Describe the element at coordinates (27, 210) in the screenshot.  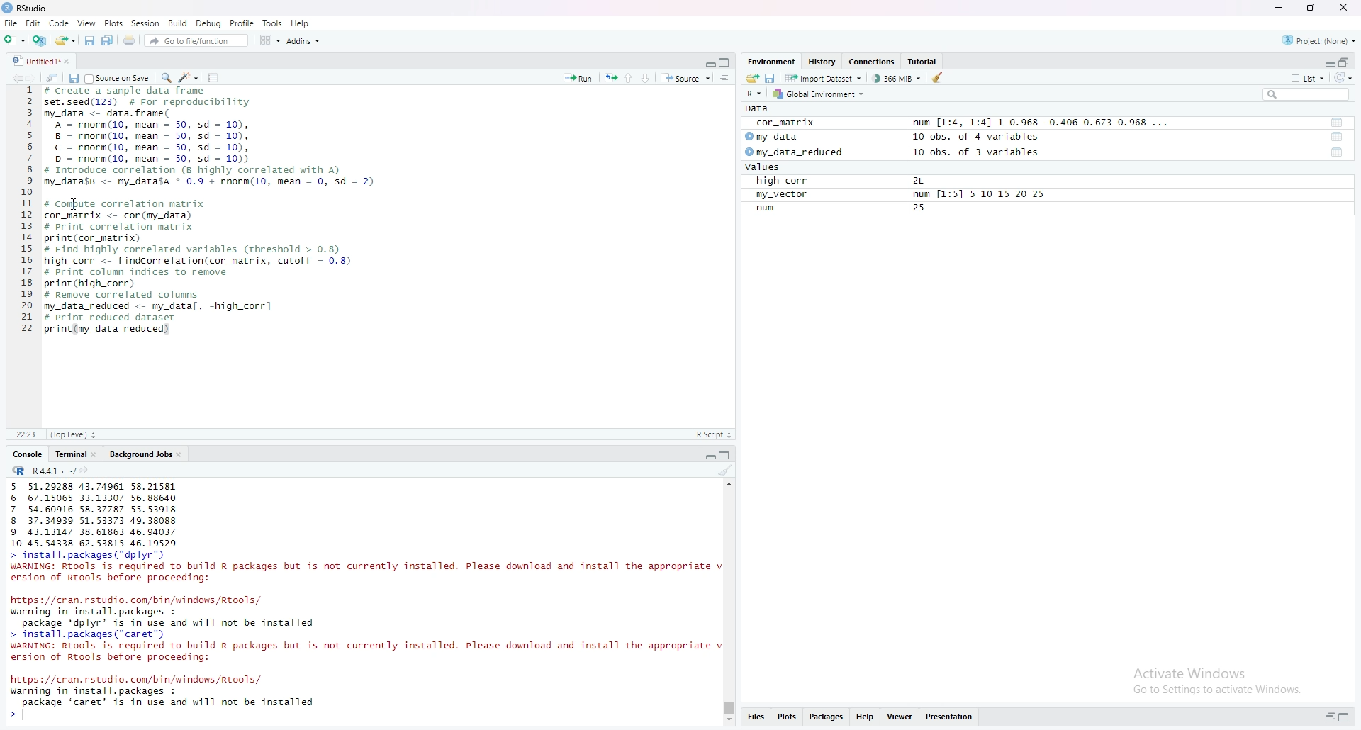
I see `1 2 3 4 5 6 7 8 9 10 11 12 13 14 15 16 17 18 19 20 21 22` at that location.